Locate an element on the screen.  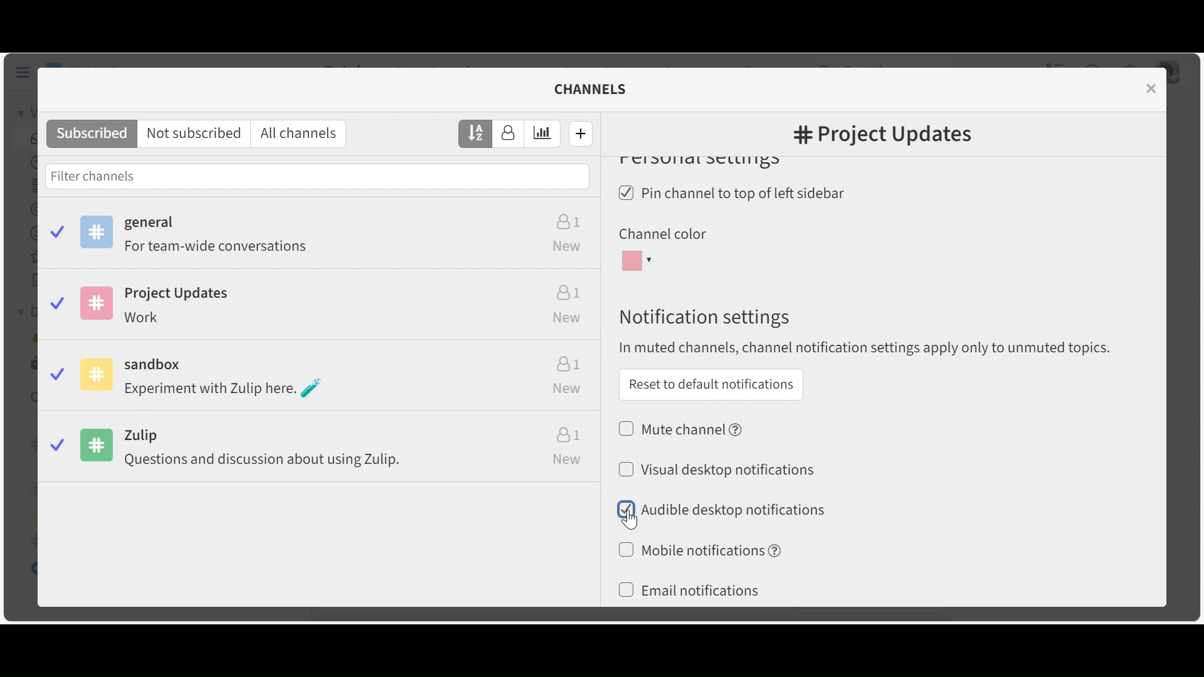
Sort by estimated weekly traffic is located at coordinates (543, 134).